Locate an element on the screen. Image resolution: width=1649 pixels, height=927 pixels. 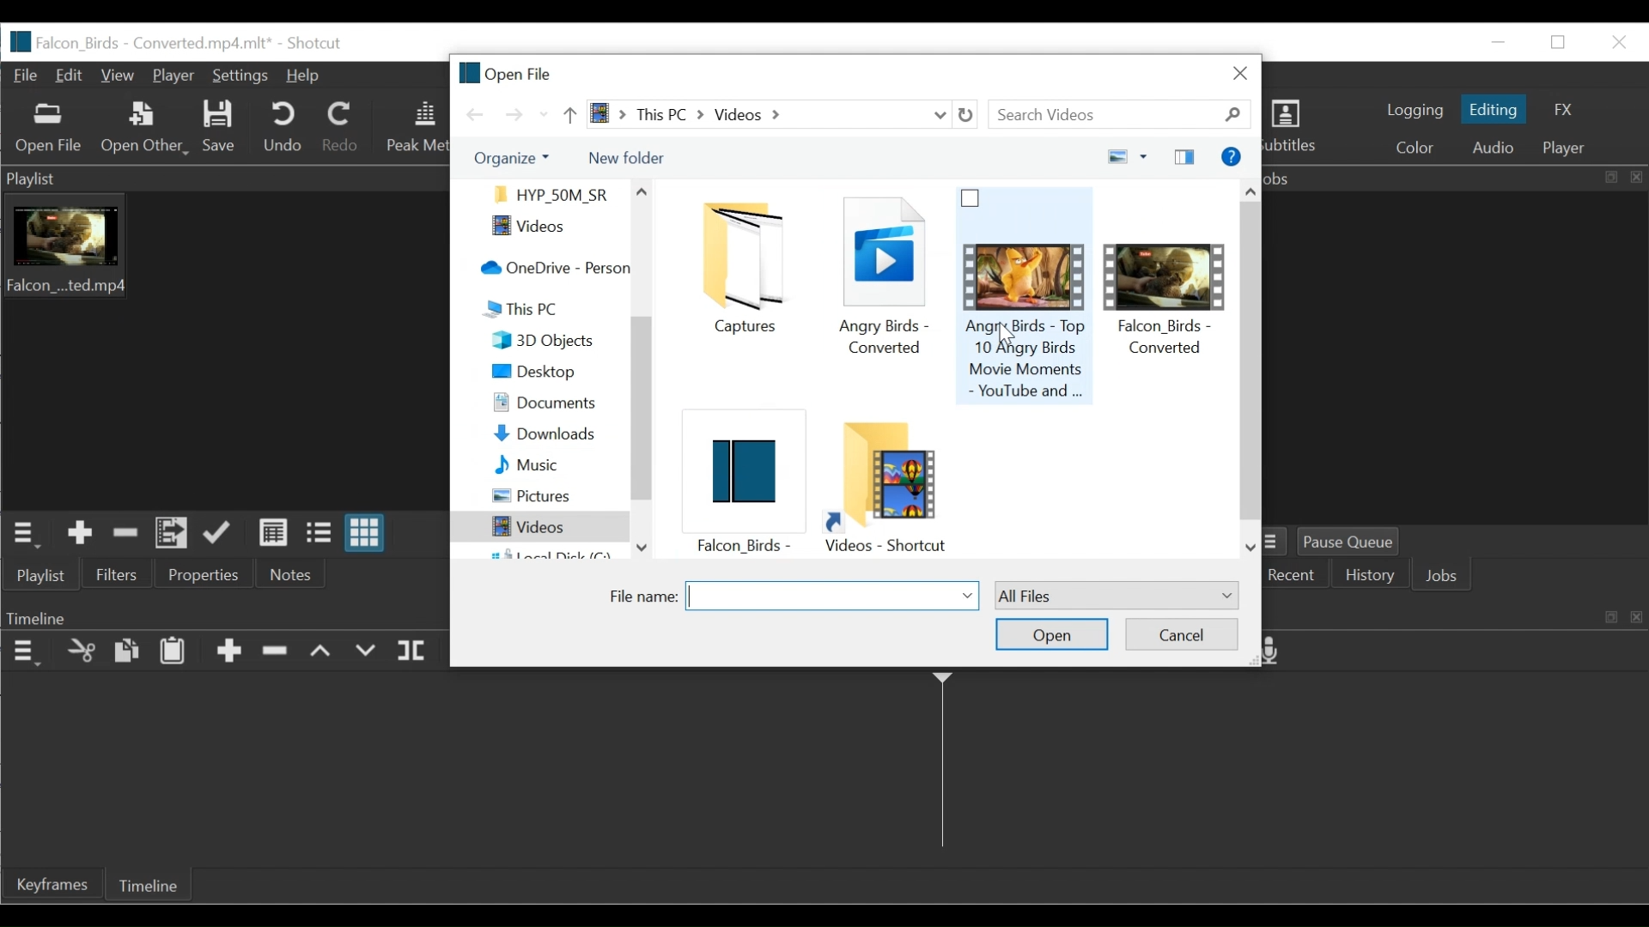
File is located at coordinates (27, 76).